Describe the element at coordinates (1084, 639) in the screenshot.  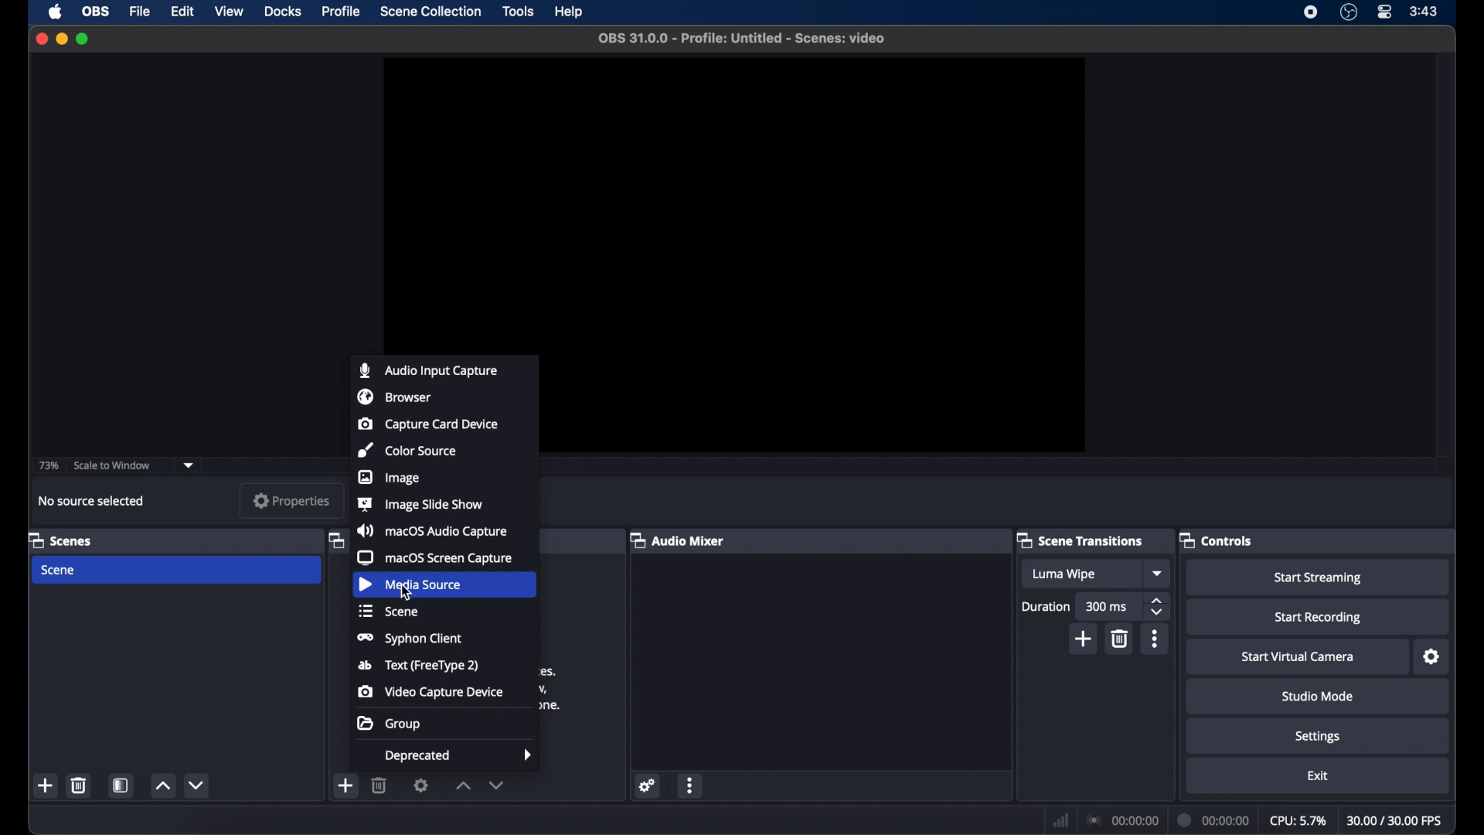
I see `add` at that location.